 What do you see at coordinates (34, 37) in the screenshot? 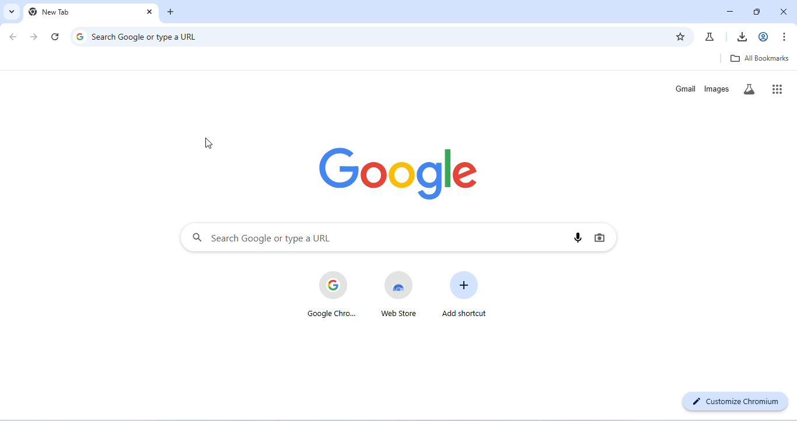
I see `go forward` at bounding box center [34, 37].